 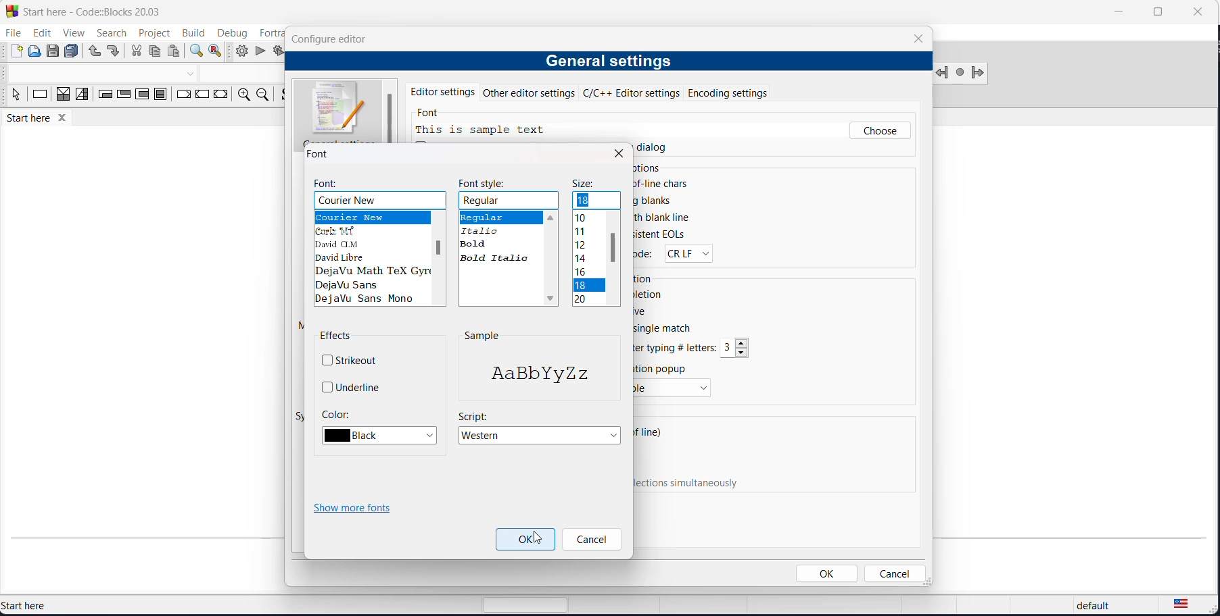 I want to click on configure editor dialog box, so click(x=332, y=38).